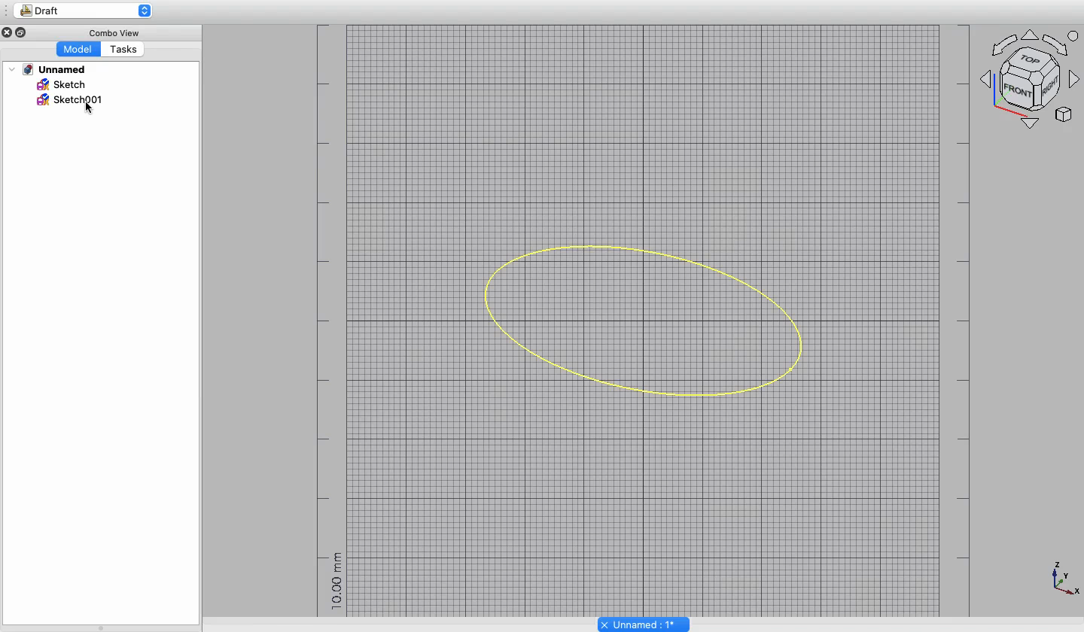  What do you see at coordinates (90, 113) in the screenshot?
I see `cursor` at bounding box center [90, 113].